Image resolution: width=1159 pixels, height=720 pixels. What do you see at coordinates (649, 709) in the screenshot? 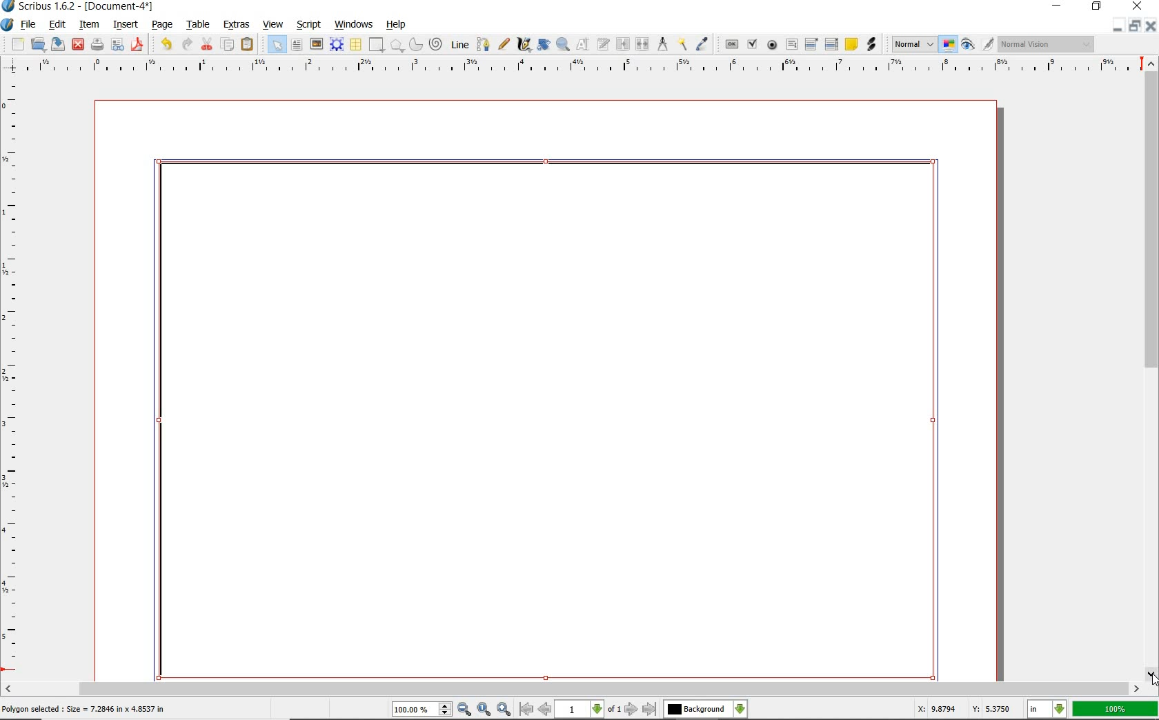
I see `go to last page` at bounding box center [649, 709].